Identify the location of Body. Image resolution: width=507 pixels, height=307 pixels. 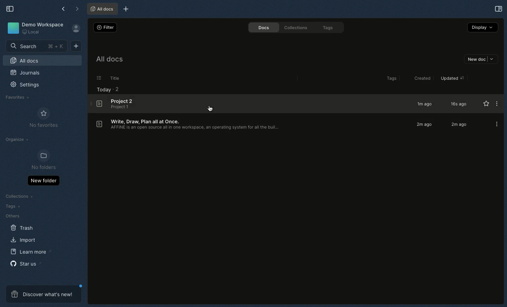
(121, 108).